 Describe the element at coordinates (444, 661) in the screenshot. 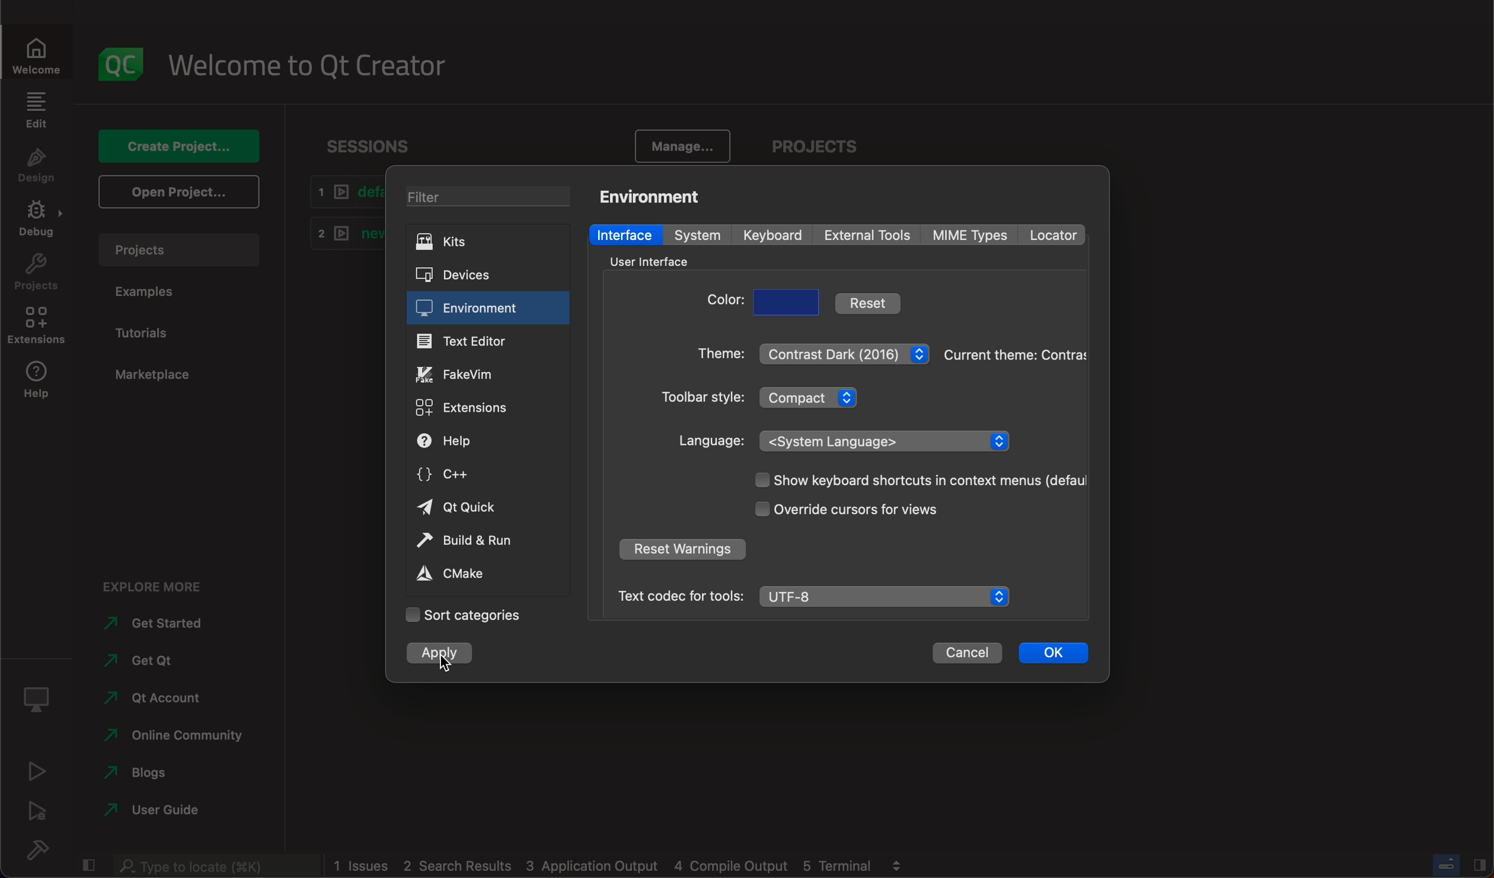

I see `cursor` at that location.